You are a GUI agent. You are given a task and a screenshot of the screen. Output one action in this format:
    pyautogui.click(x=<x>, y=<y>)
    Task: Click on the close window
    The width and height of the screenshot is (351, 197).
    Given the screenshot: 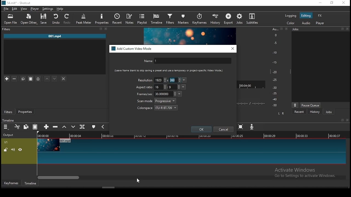 What is the action you would take?
    pyautogui.click(x=343, y=3)
    